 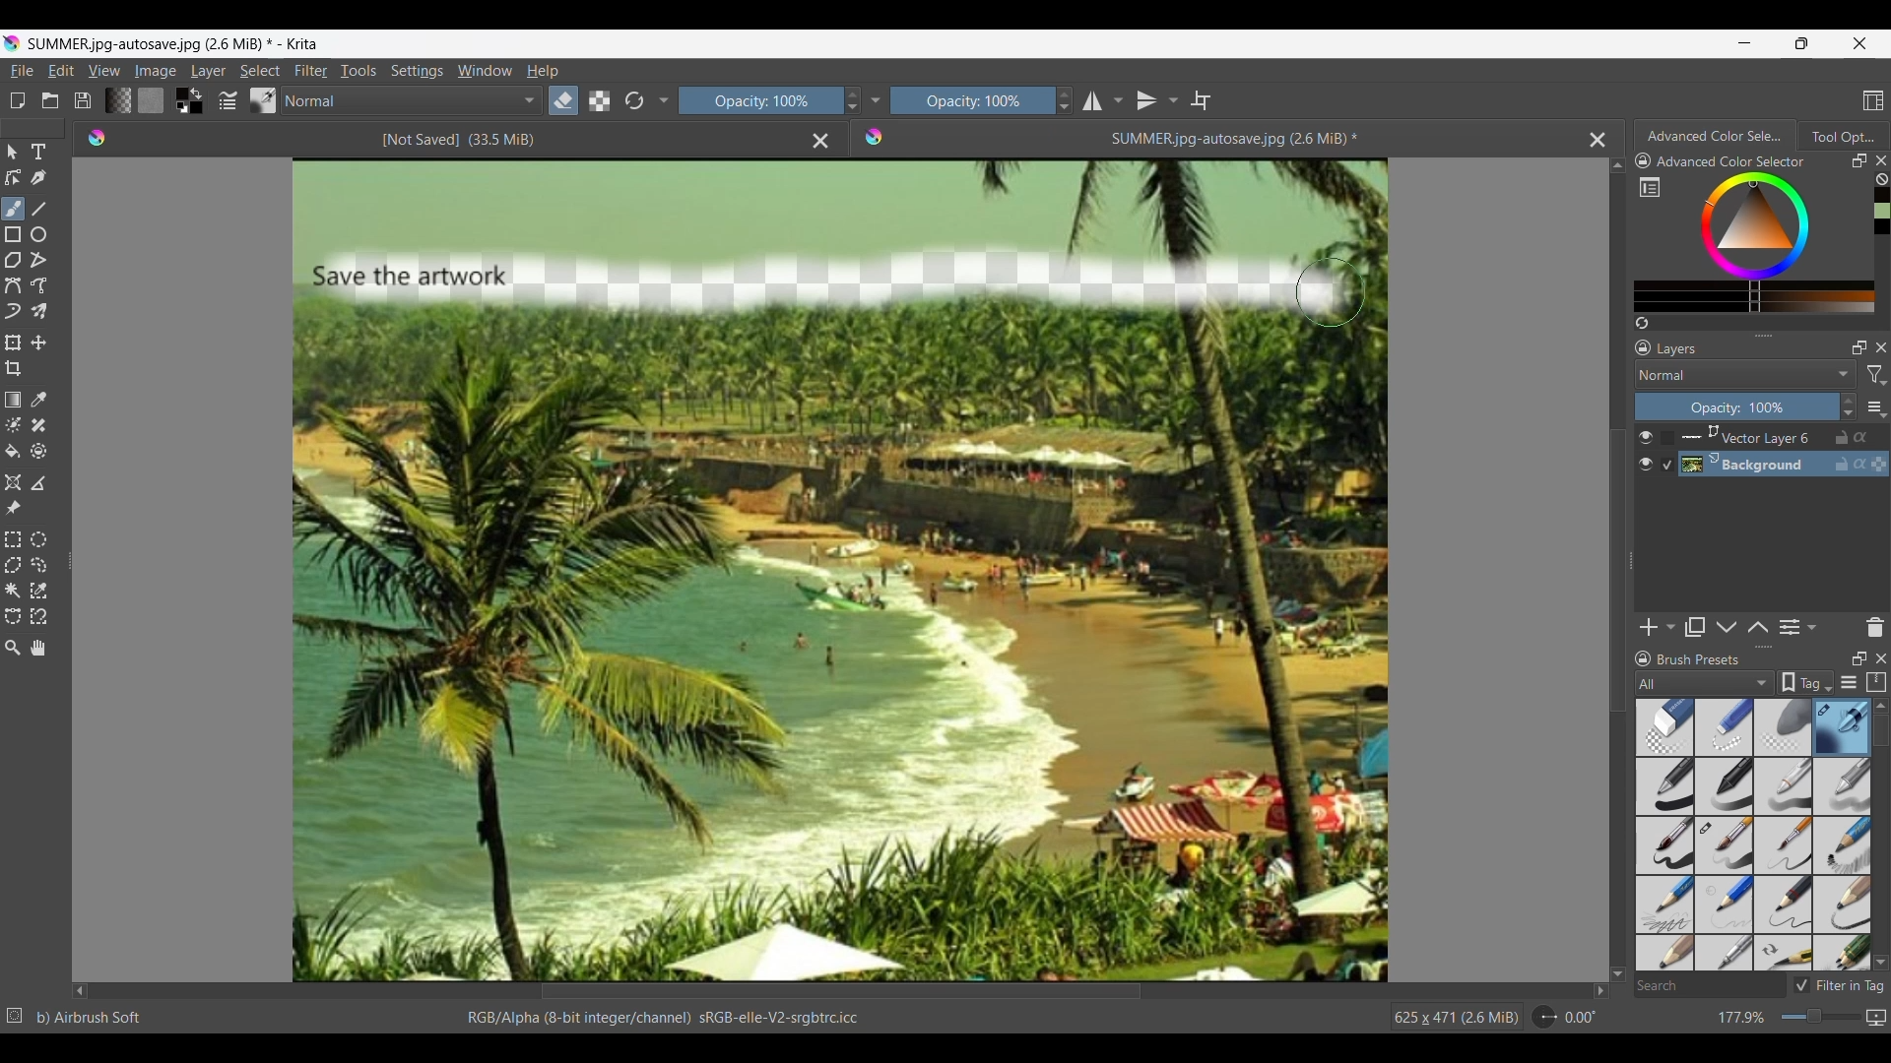 I want to click on Close panel, so click(x=1880, y=658).